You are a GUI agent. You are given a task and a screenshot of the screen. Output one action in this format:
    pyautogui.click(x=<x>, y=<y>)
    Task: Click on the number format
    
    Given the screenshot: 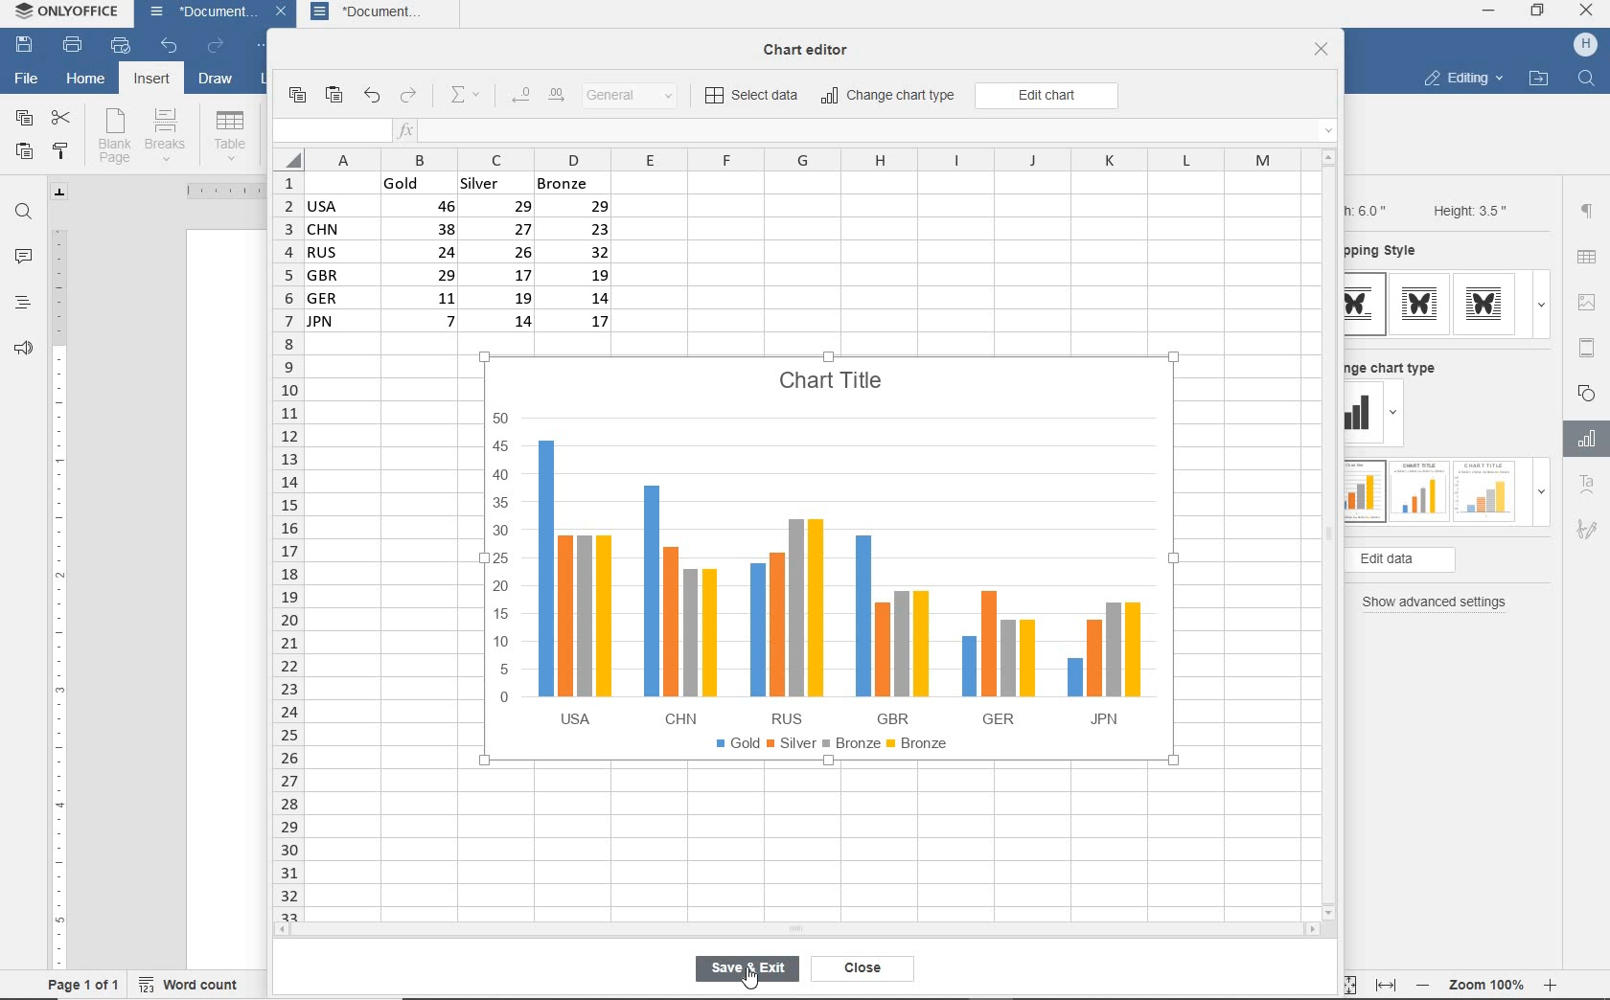 What is the action you would take?
    pyautogui.click(x=637, y=97)
    